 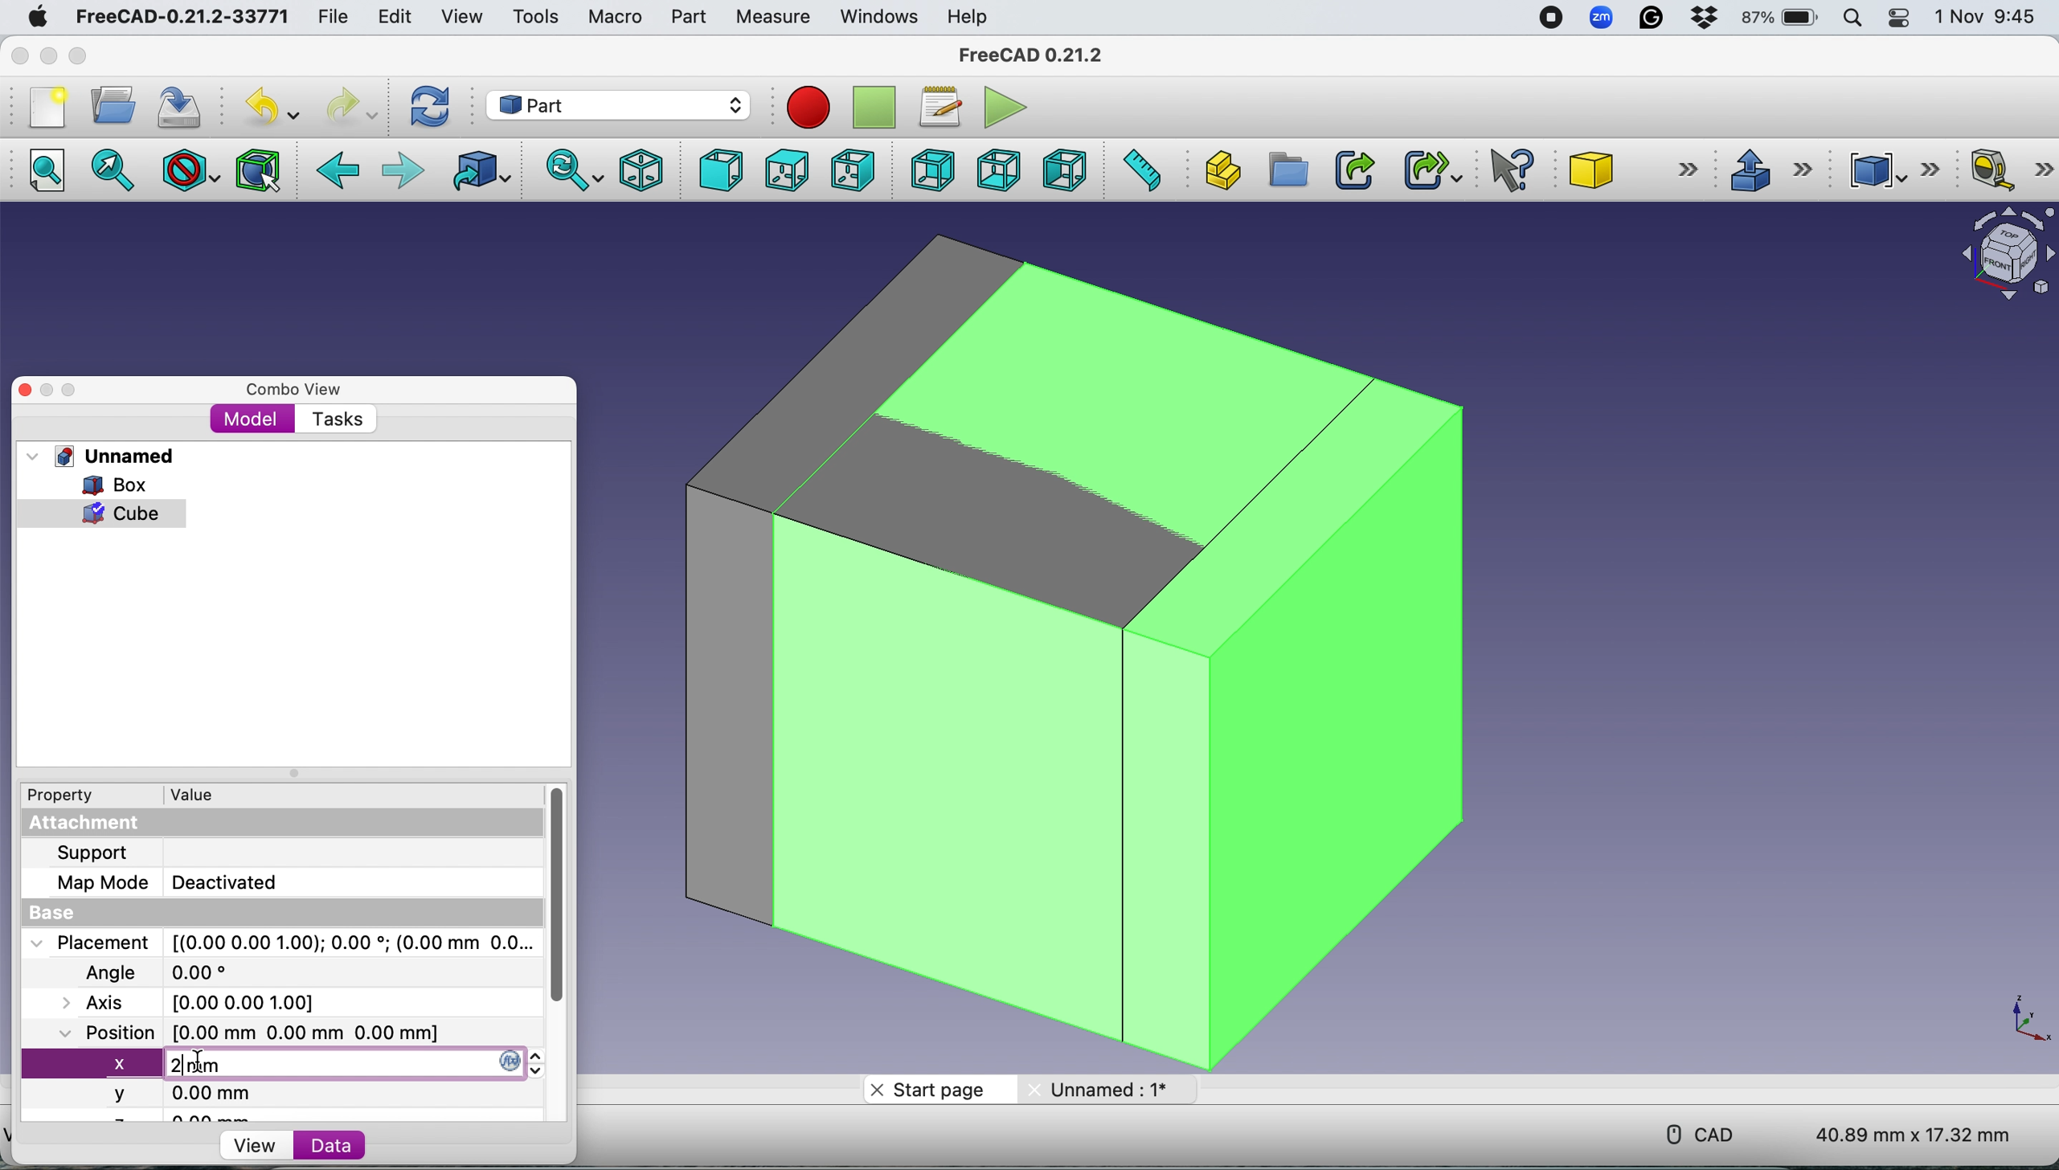 What do you see at coordinates (785, 171) in the screenshot?
I see `Top` at bounding box center [785, 171].